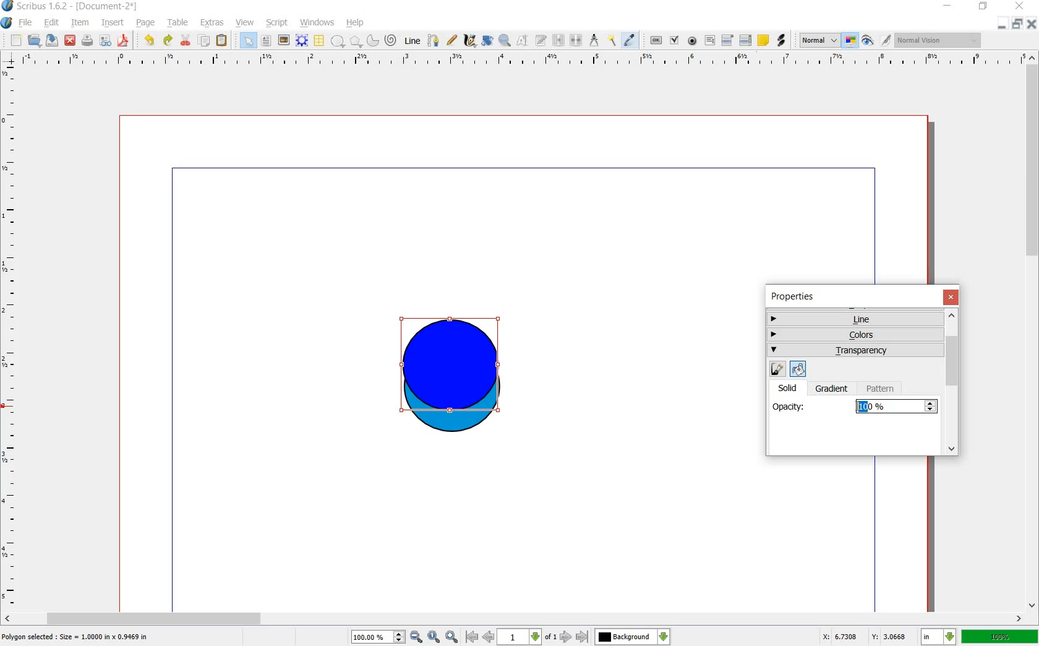 This screenshot has height=646, width=1039. What do you see at coordinates (1032, 24) in the screenshot?
I see `close` at bounding box center [1032, 24].